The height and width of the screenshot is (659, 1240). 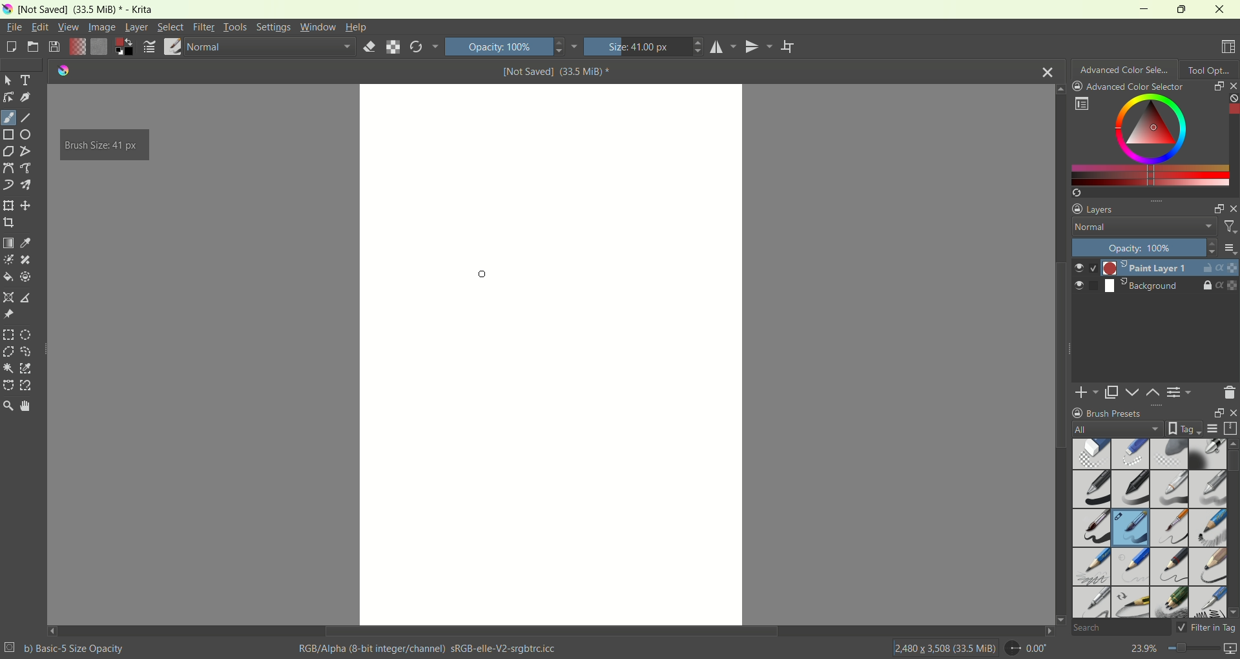 What do you see at coordinates (430, 649) in the screenshot?
I see `RGB/Alpha (8-bit integer/channel) sRGB-elle-V2-srgbtrc.icc` at bounding box center [430, 649].